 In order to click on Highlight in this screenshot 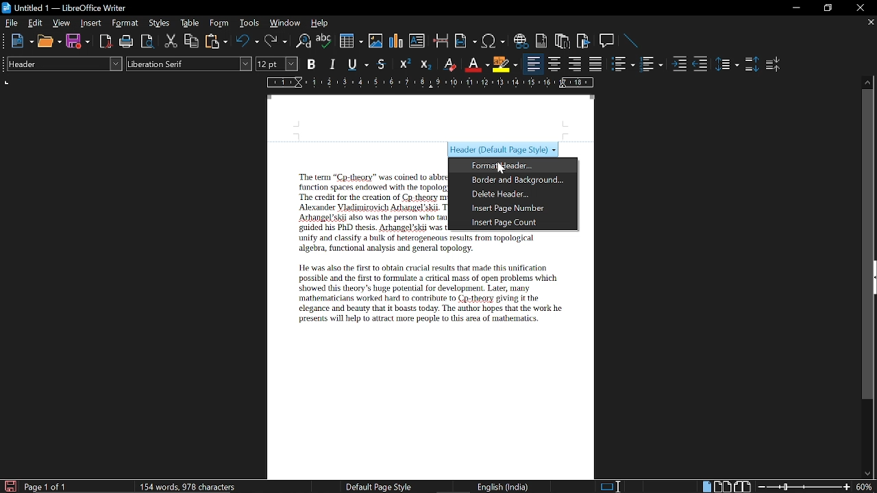, I will do `click(506, 64)`.